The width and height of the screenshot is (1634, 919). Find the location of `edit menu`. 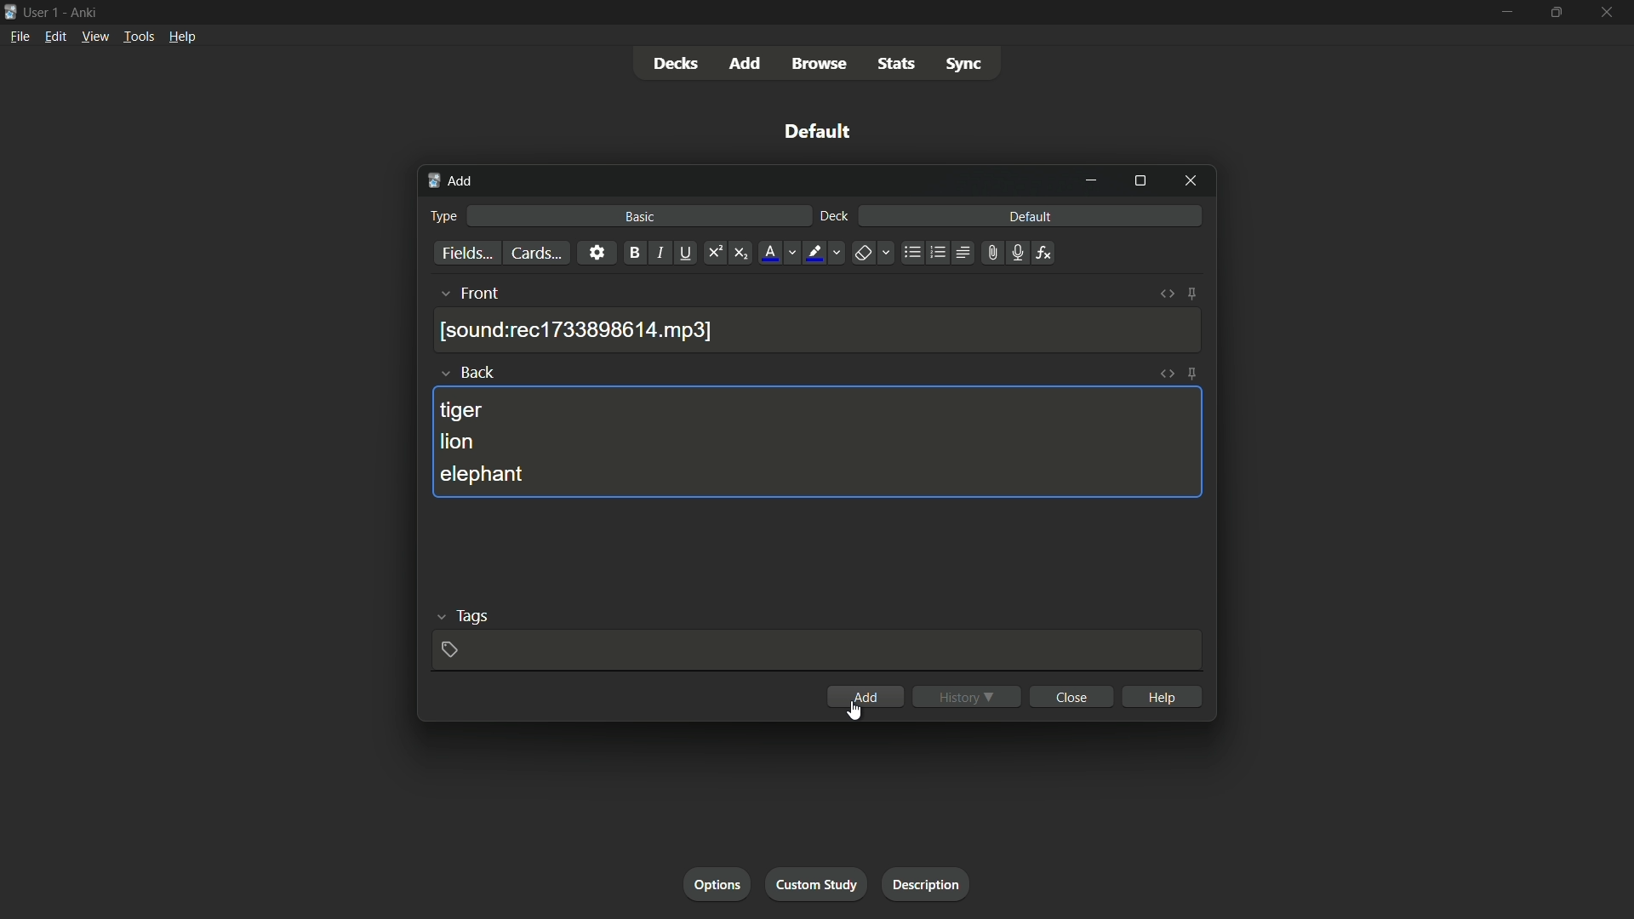

edit menu is located at coordinates (54, 37).